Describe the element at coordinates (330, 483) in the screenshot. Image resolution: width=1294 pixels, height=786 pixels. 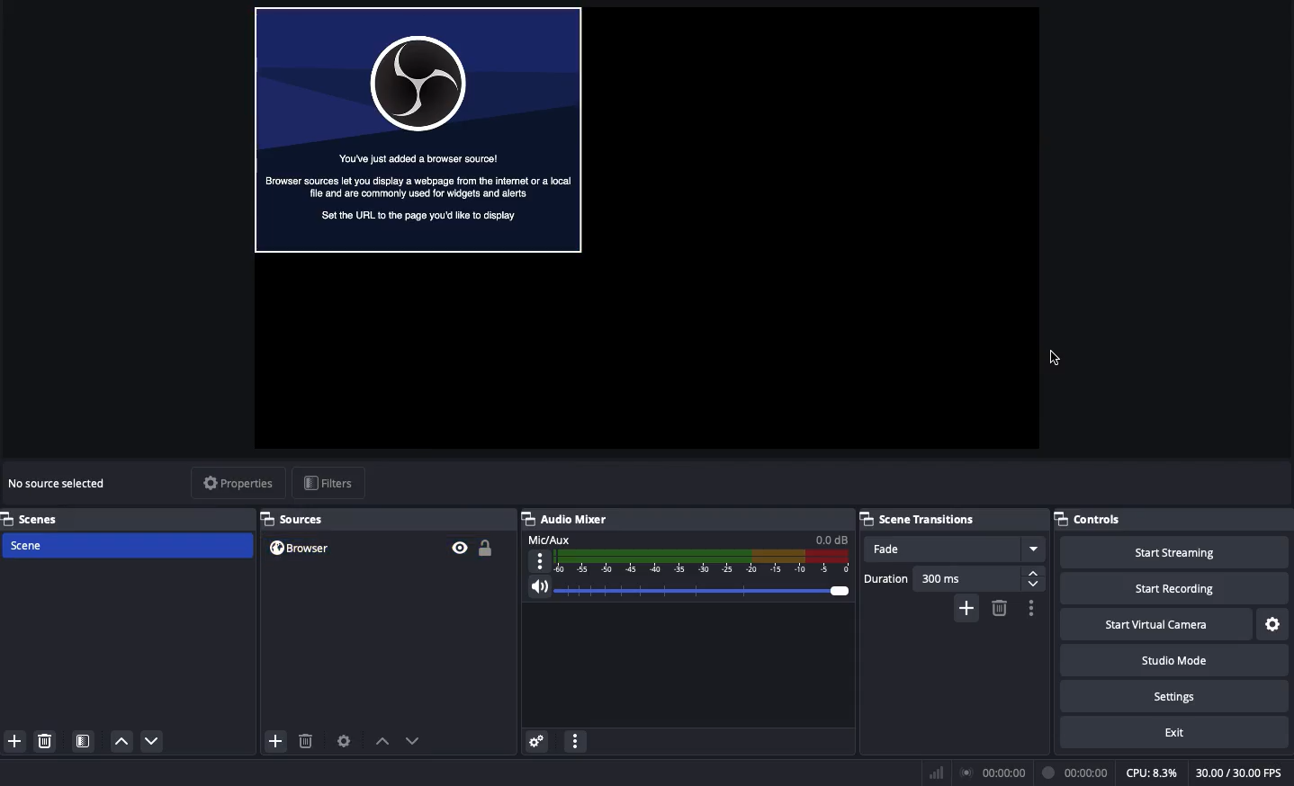
I see `Filters` at that location.